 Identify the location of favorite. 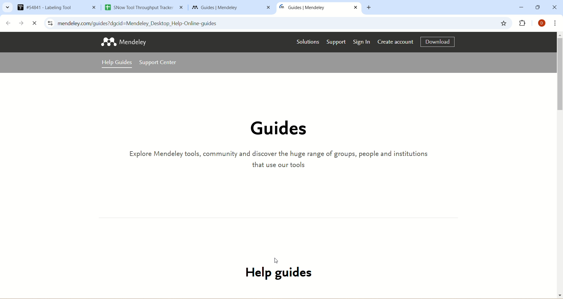
(504, 24).